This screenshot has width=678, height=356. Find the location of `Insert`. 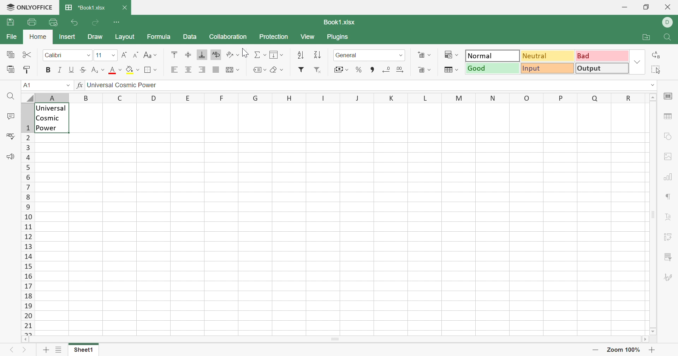

Insert is located at coordinates (67, 37).